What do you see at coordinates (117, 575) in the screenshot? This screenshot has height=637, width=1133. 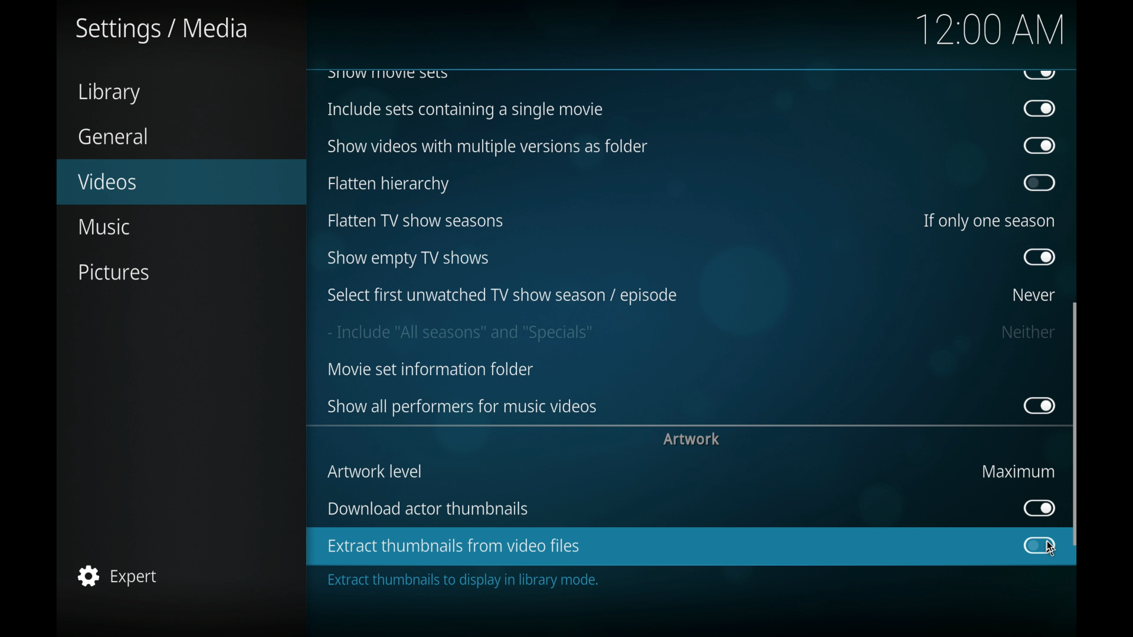 I see `expert` at bounding box center [117, 575].